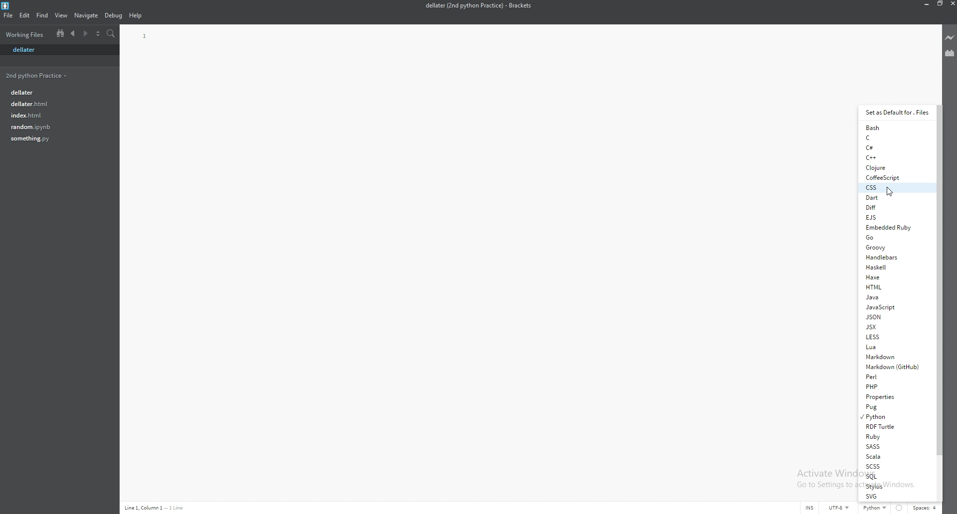 The image size is (957, 514). Describe the element at coordinates (895, 147) in the screenshot. I see `c#` at that location.